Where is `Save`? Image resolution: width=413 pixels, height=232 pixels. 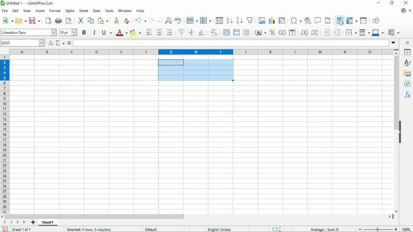
Save is located at coordinates (34, 21).